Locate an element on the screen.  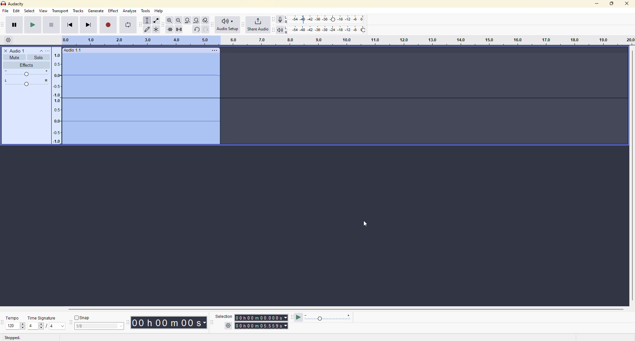
click and drag to define looping region is located at coordinates (345, 40).